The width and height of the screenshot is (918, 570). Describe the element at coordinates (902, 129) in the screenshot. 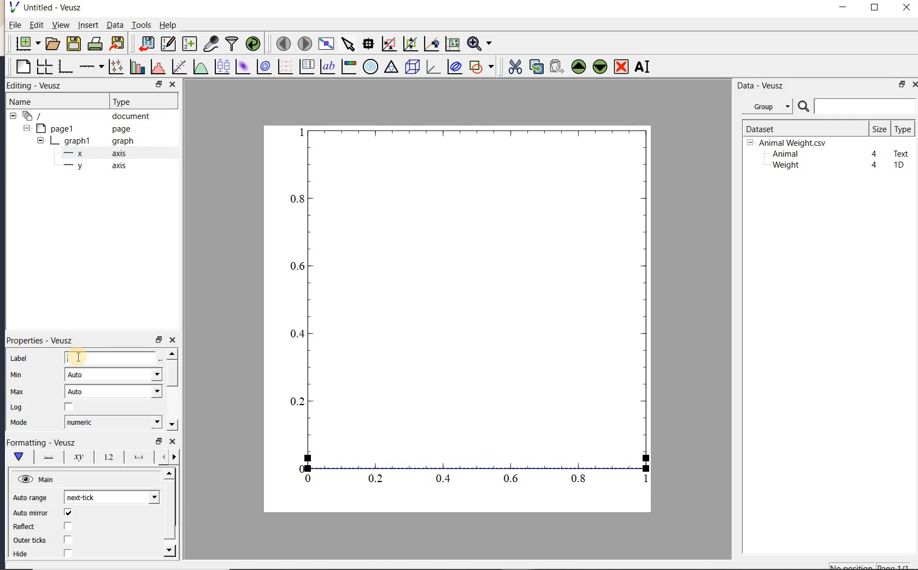

I see `type` at that location.